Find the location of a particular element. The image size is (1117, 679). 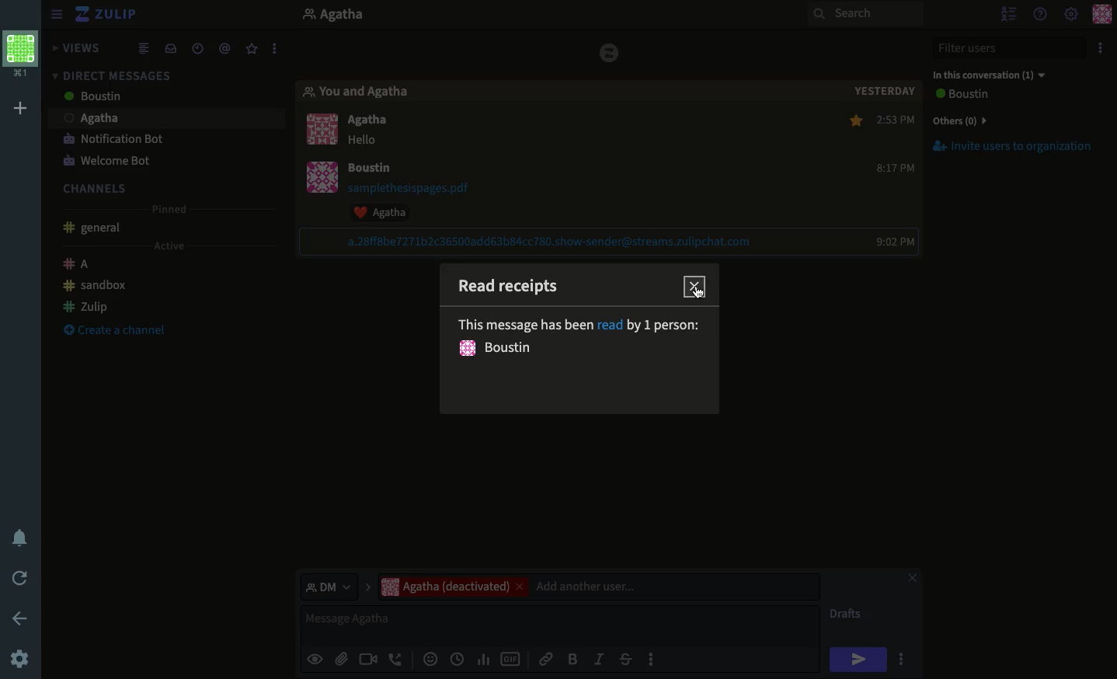

Status is located at coordinates (582, 339).